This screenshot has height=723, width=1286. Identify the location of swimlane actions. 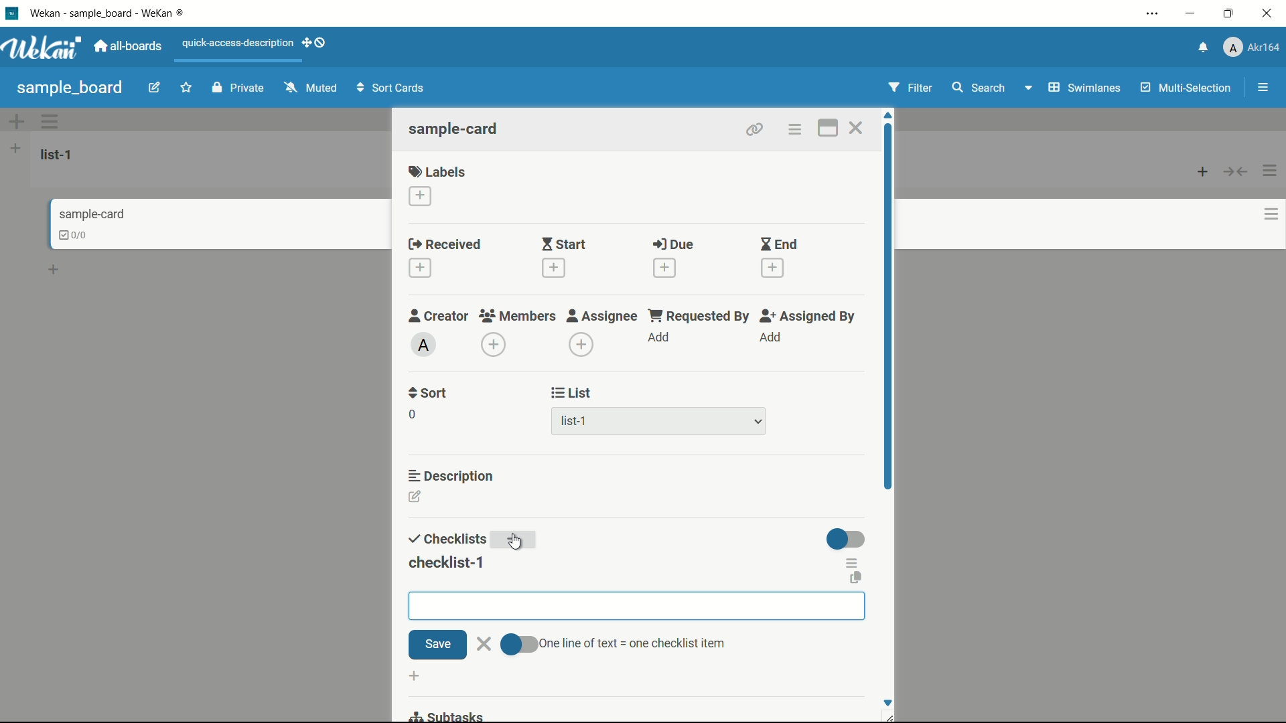
(51, 121).